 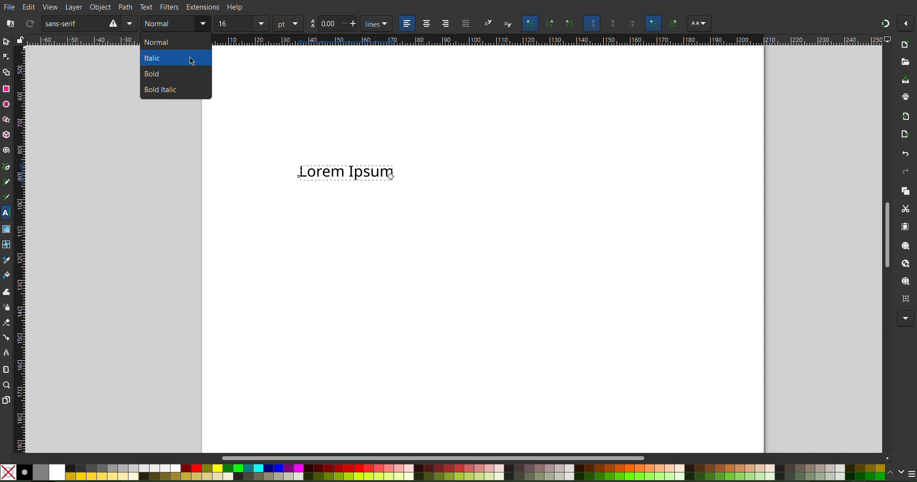 What do you see at coordinates (171, 6) in the screenshot?
I see `Filters` at bounding box center [171, 6].